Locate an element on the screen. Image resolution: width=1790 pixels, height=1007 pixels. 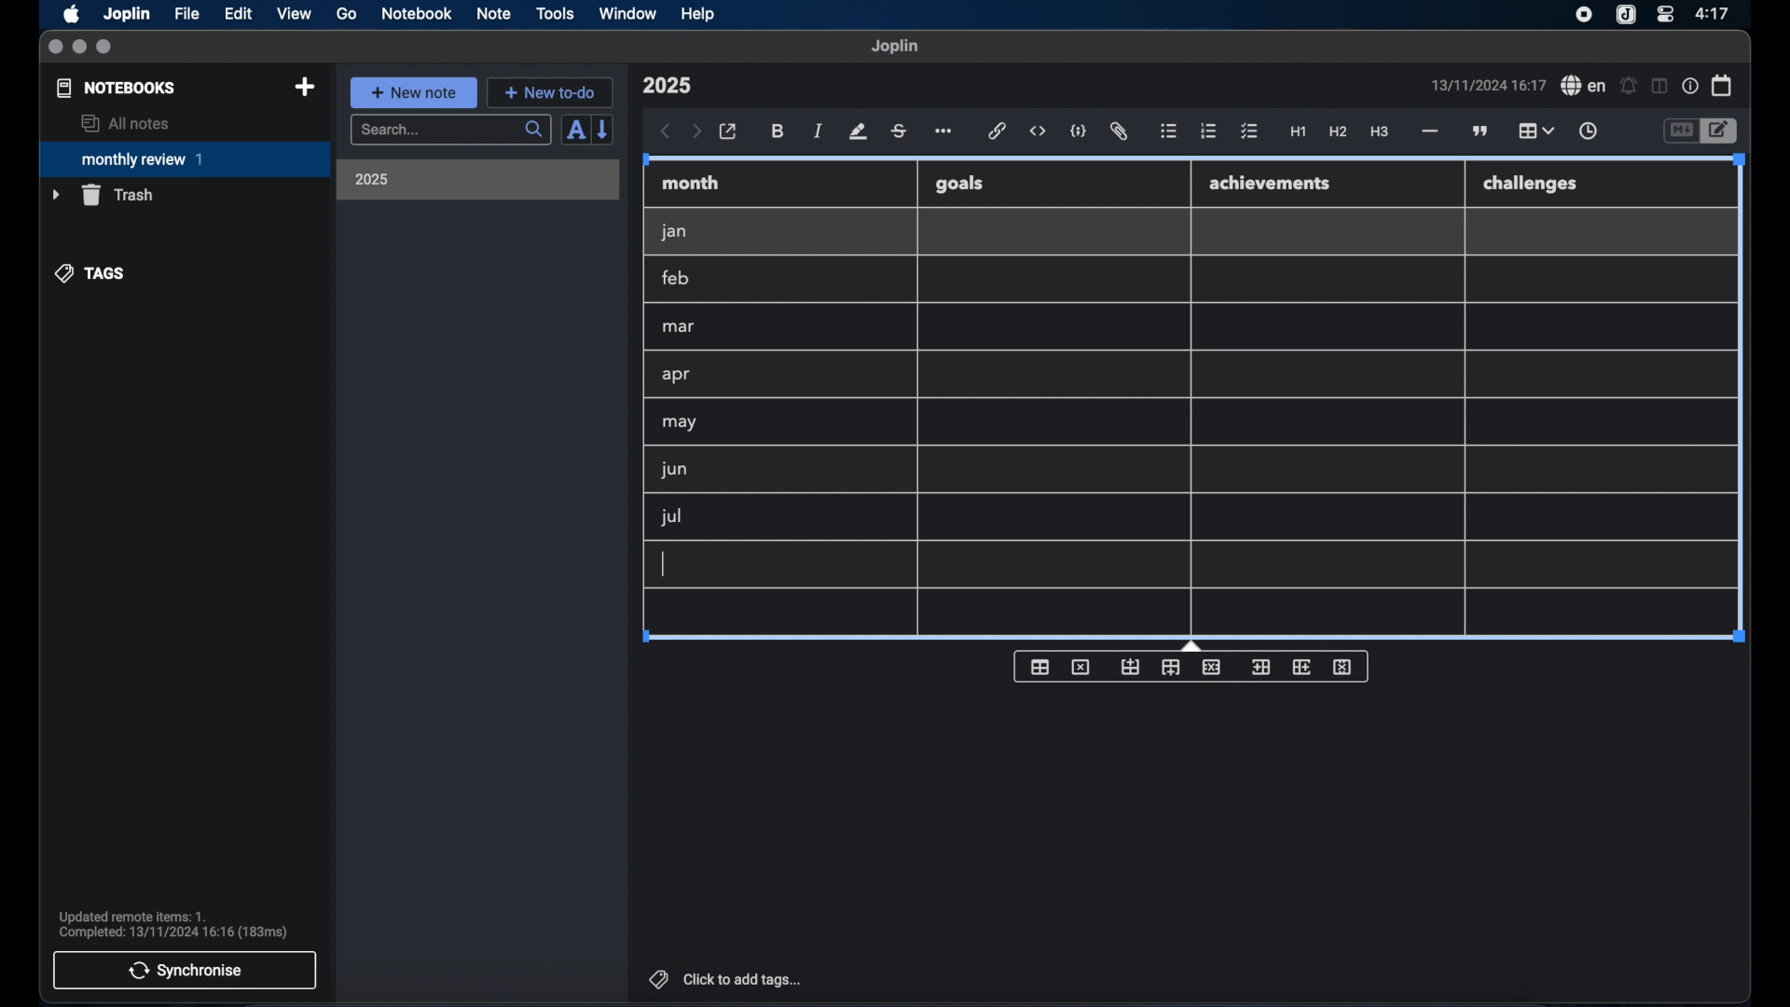
control center is located at coordinates (1664, 13).